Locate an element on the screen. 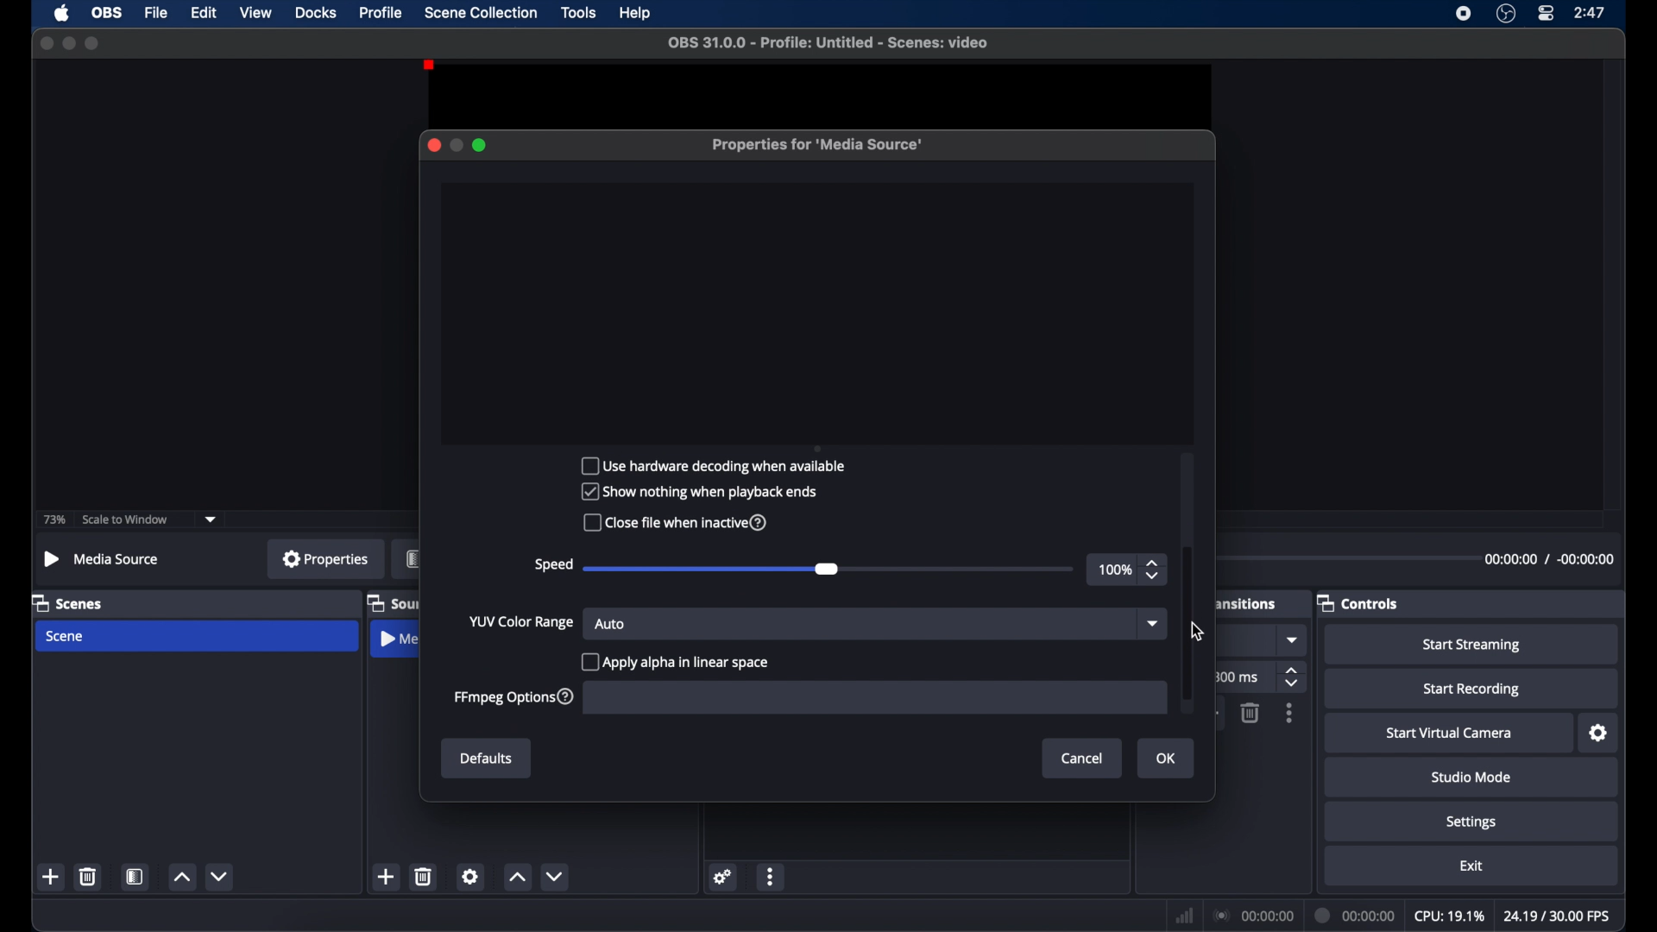 This screenshot has width=1657, height=932. slider is located at coordinates (711, 570).